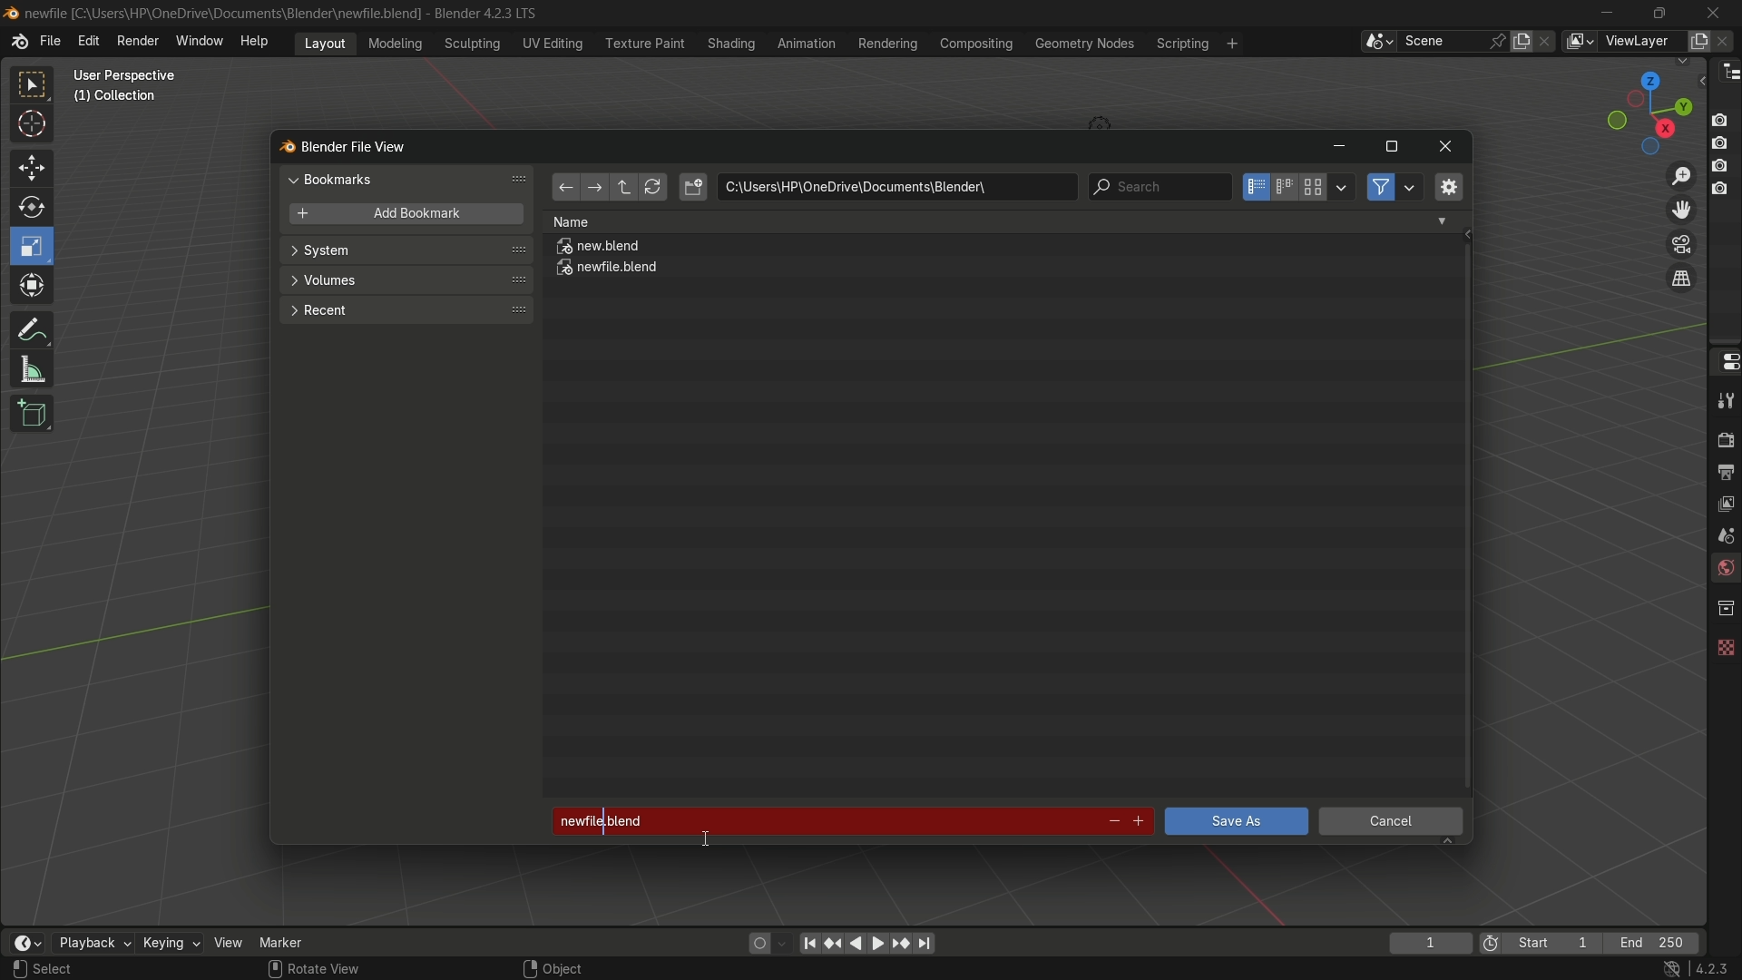 The image size is (1742, 980). Describe the element at coordinates (901, 942) in the screenshot. I see `jump to keyframe` at that location.